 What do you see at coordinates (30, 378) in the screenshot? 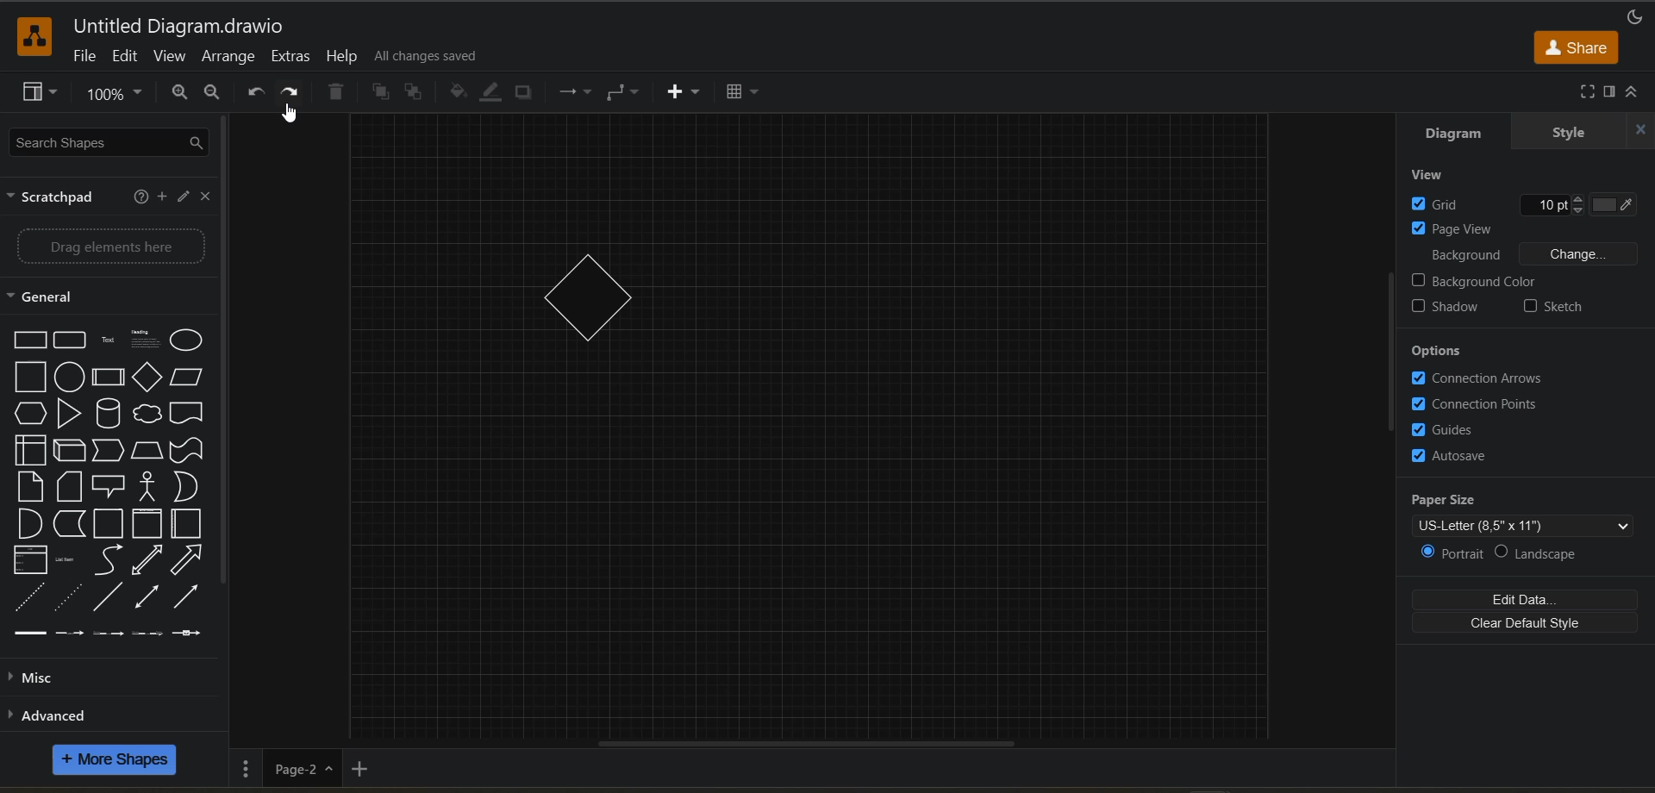
I see `square` at bounding box center [30, 378].